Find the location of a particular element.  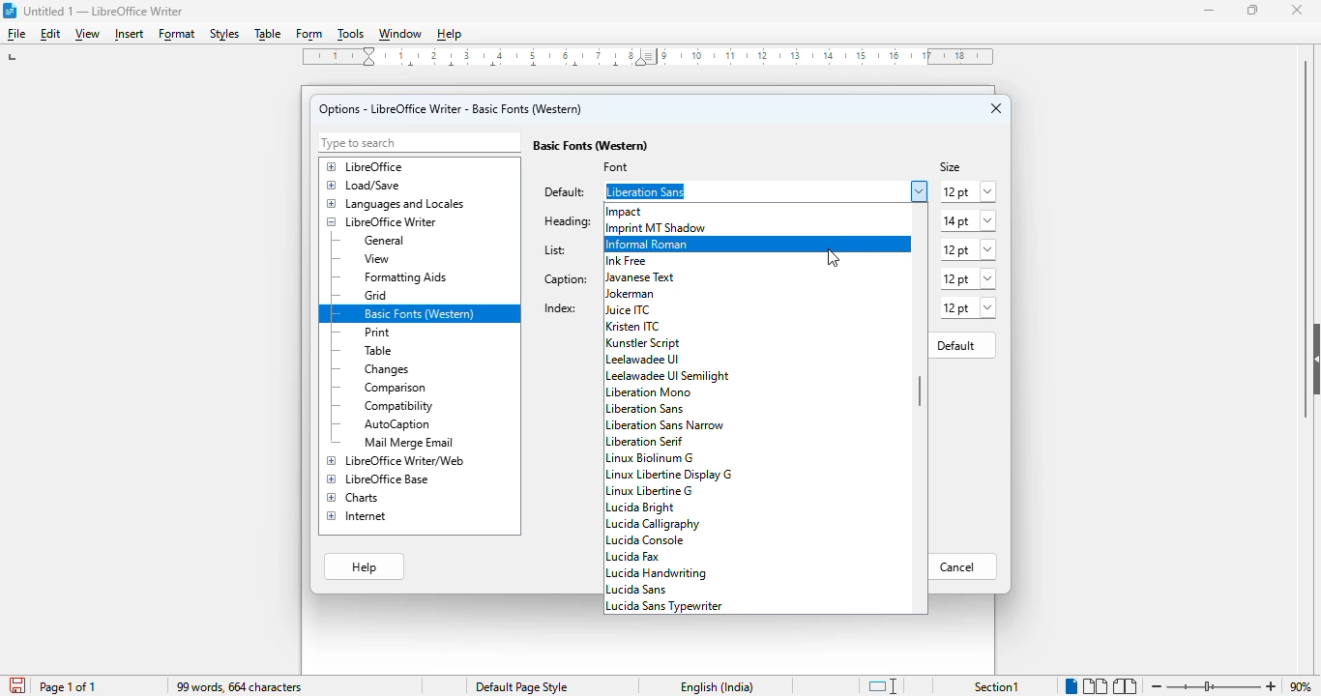

size is located at coordinates (952, 166).